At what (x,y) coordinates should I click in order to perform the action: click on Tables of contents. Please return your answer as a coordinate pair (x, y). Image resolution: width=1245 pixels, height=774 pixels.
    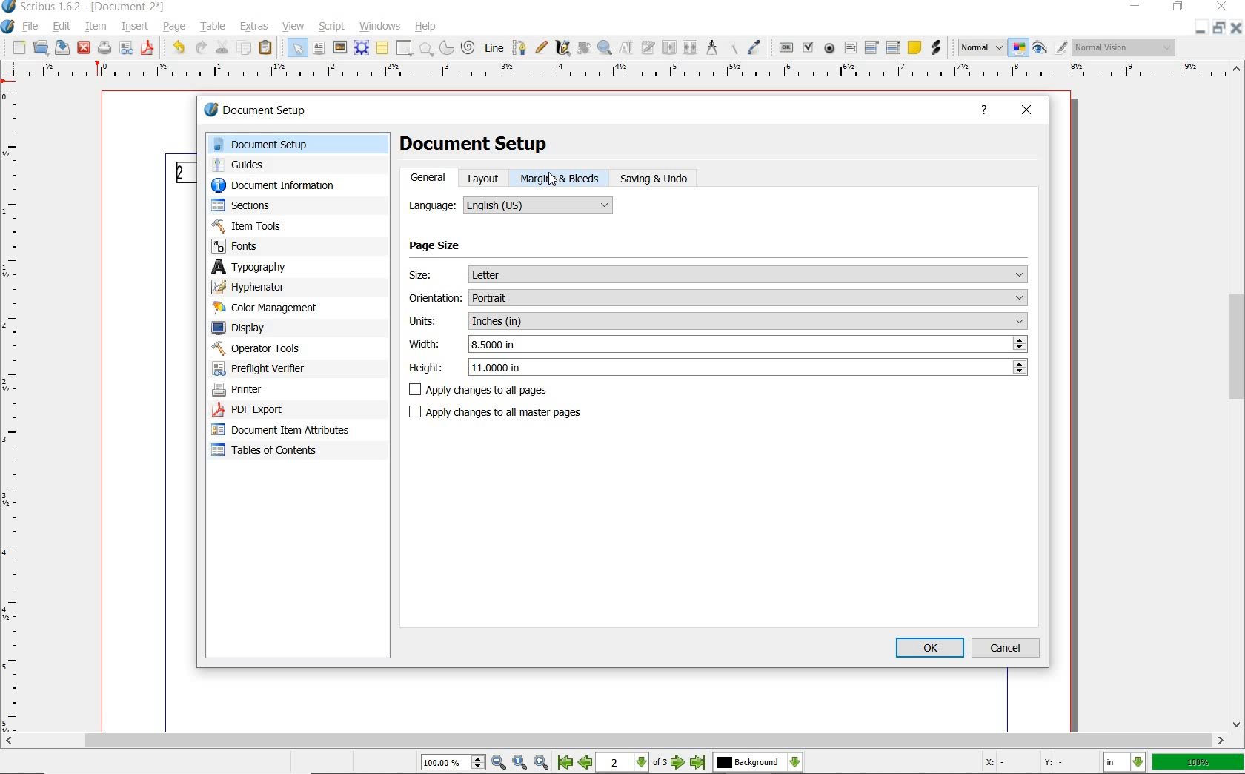
    Looking at the image, I should click on (274, 451).